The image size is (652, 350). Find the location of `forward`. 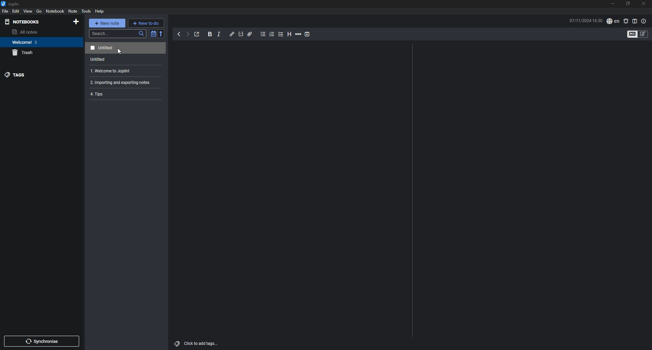

forward is located at coordinates (187, 35).